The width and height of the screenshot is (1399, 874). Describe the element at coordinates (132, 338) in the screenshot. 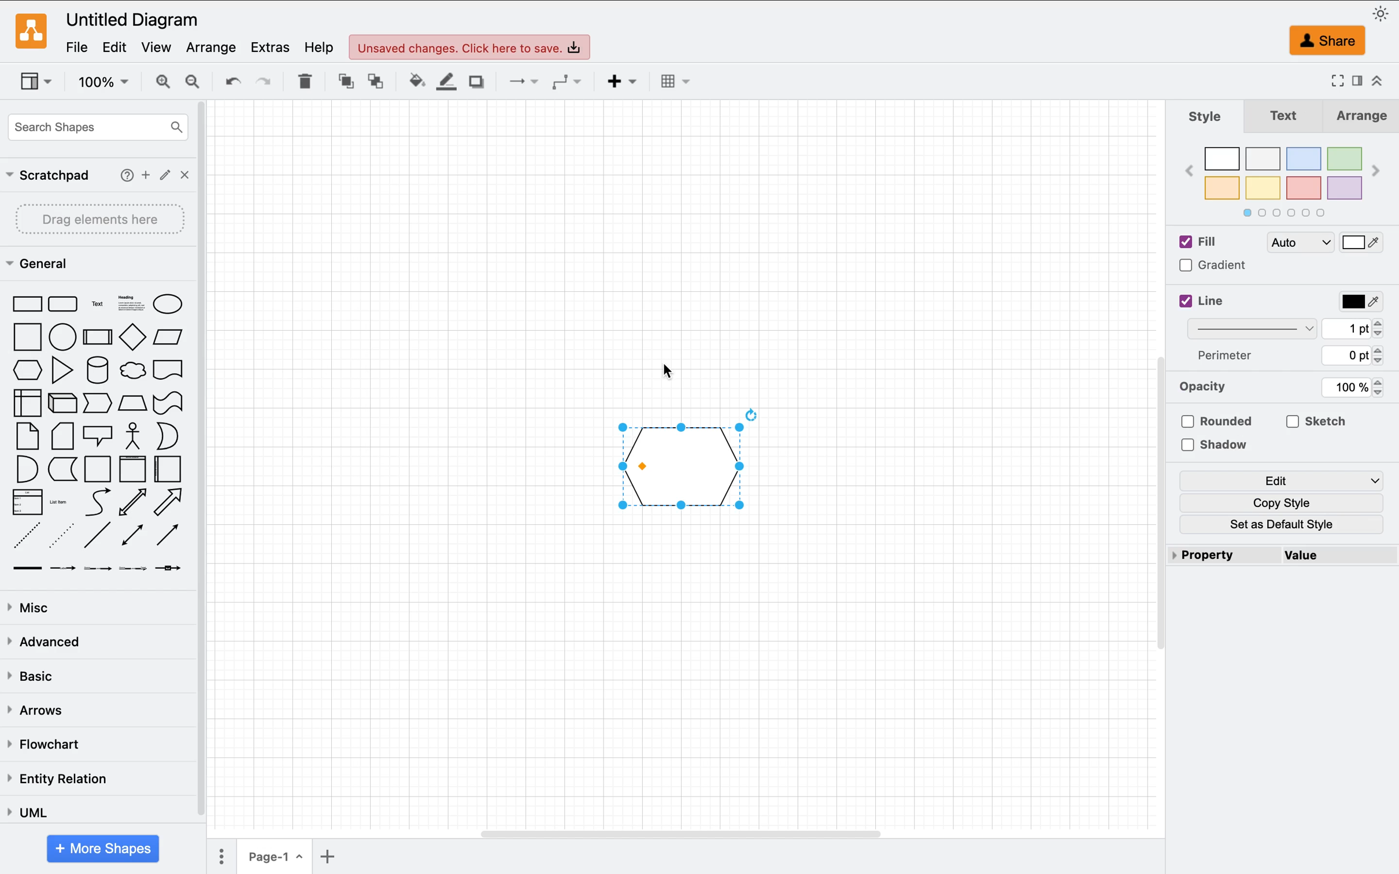

I see `diamond` at that location.